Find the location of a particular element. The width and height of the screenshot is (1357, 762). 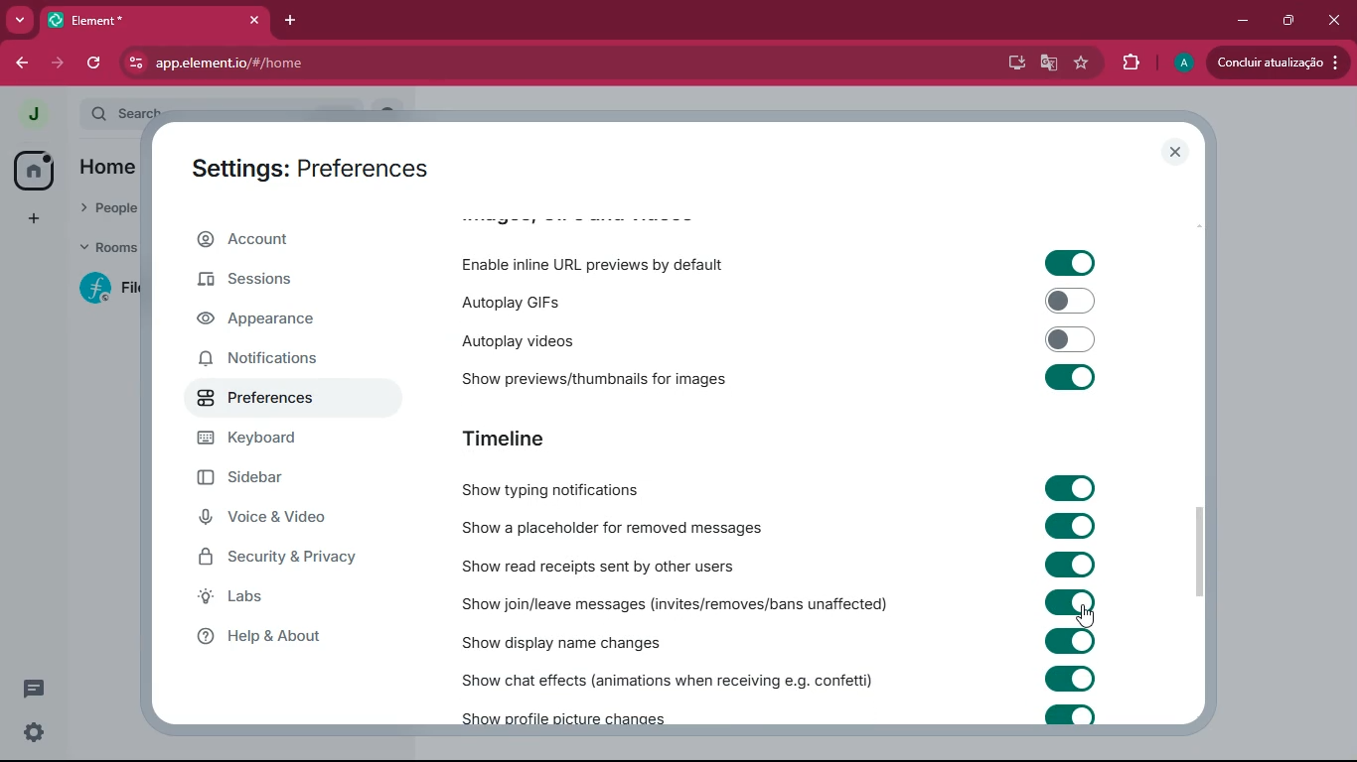

show previews/thumbnails for images is located at coordinates (588, 376).